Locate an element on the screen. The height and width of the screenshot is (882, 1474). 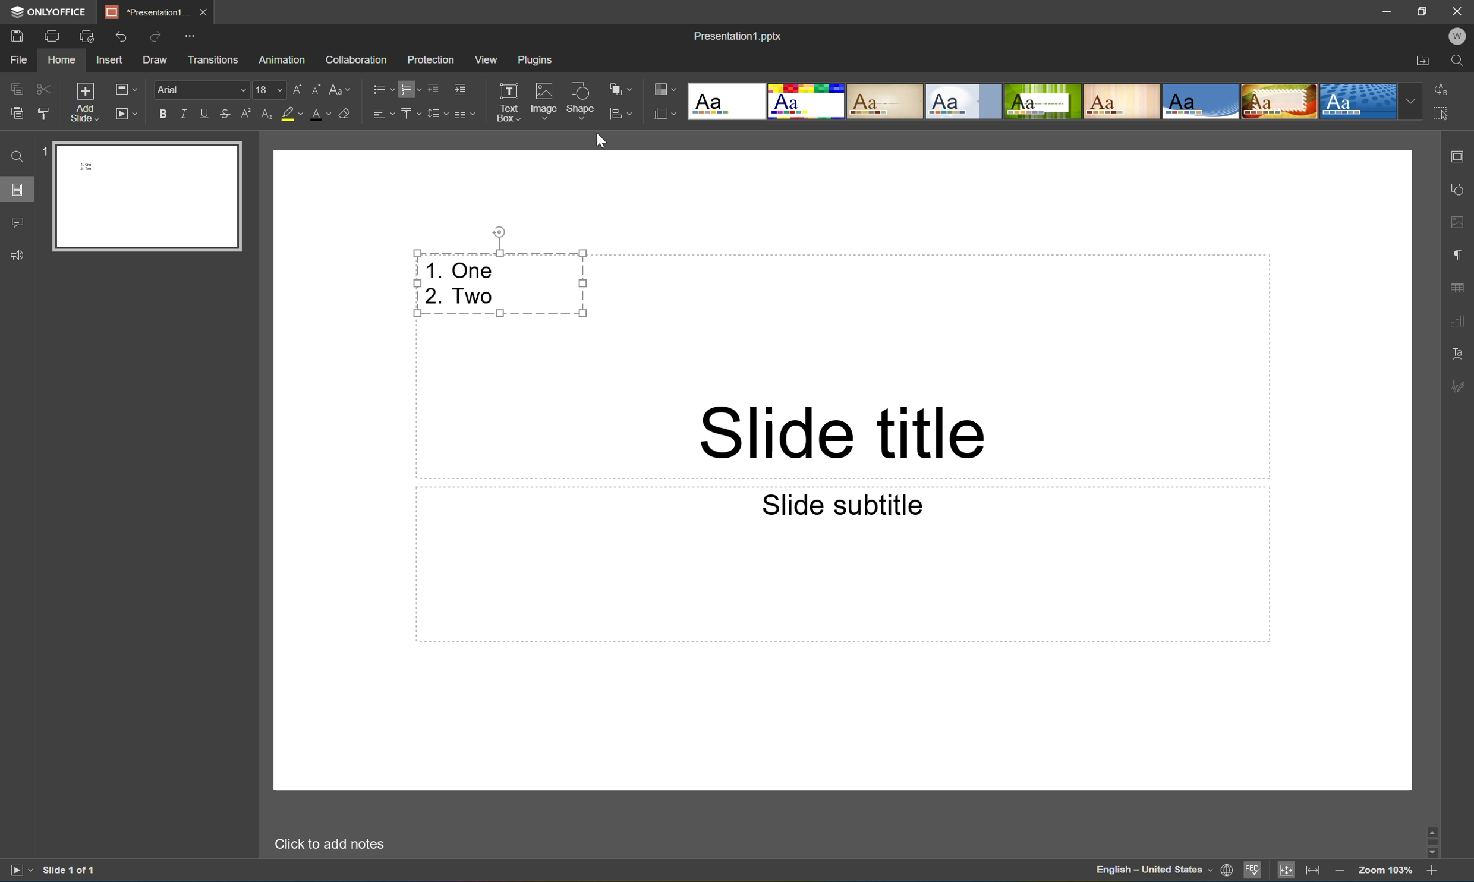
Font is located at coordinates (203, 90).